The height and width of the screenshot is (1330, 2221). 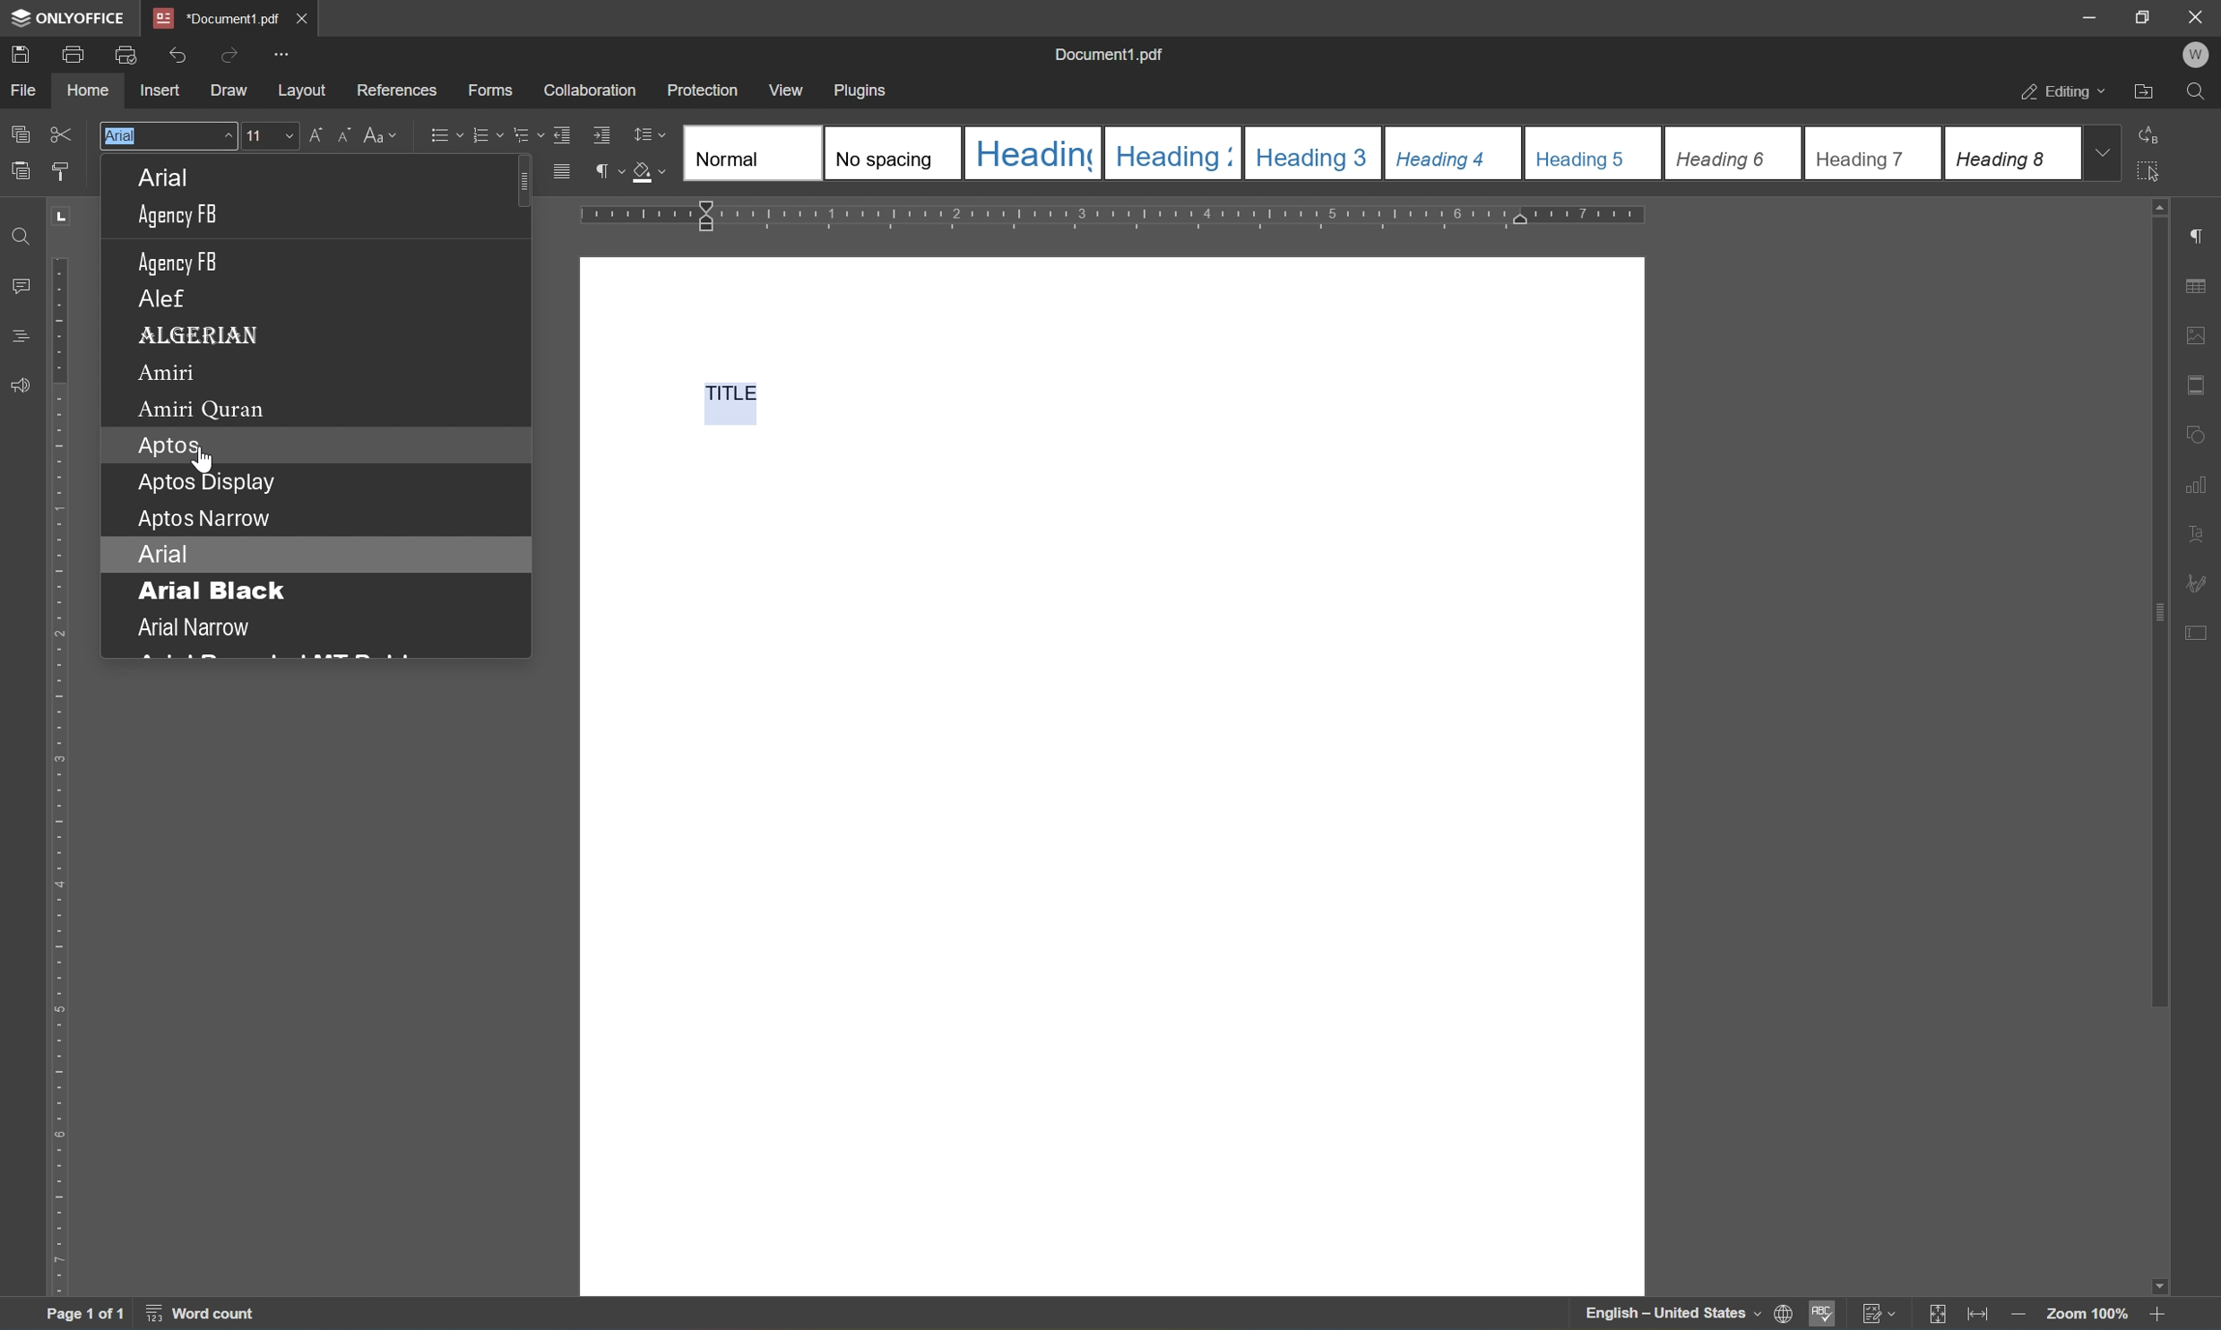 I want to click on fit to slide, so click(x=1940, y=1316).